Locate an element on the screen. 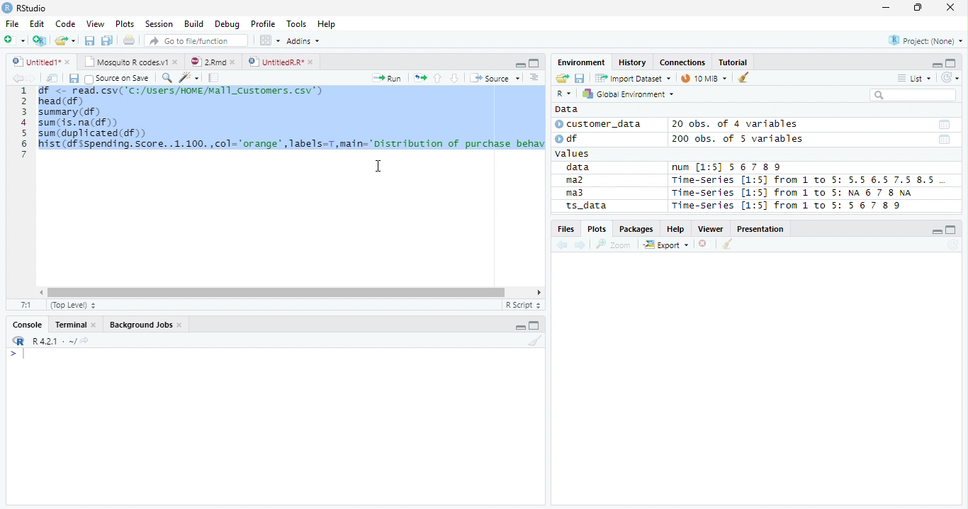  Delete is located at coordinates (705, 245).